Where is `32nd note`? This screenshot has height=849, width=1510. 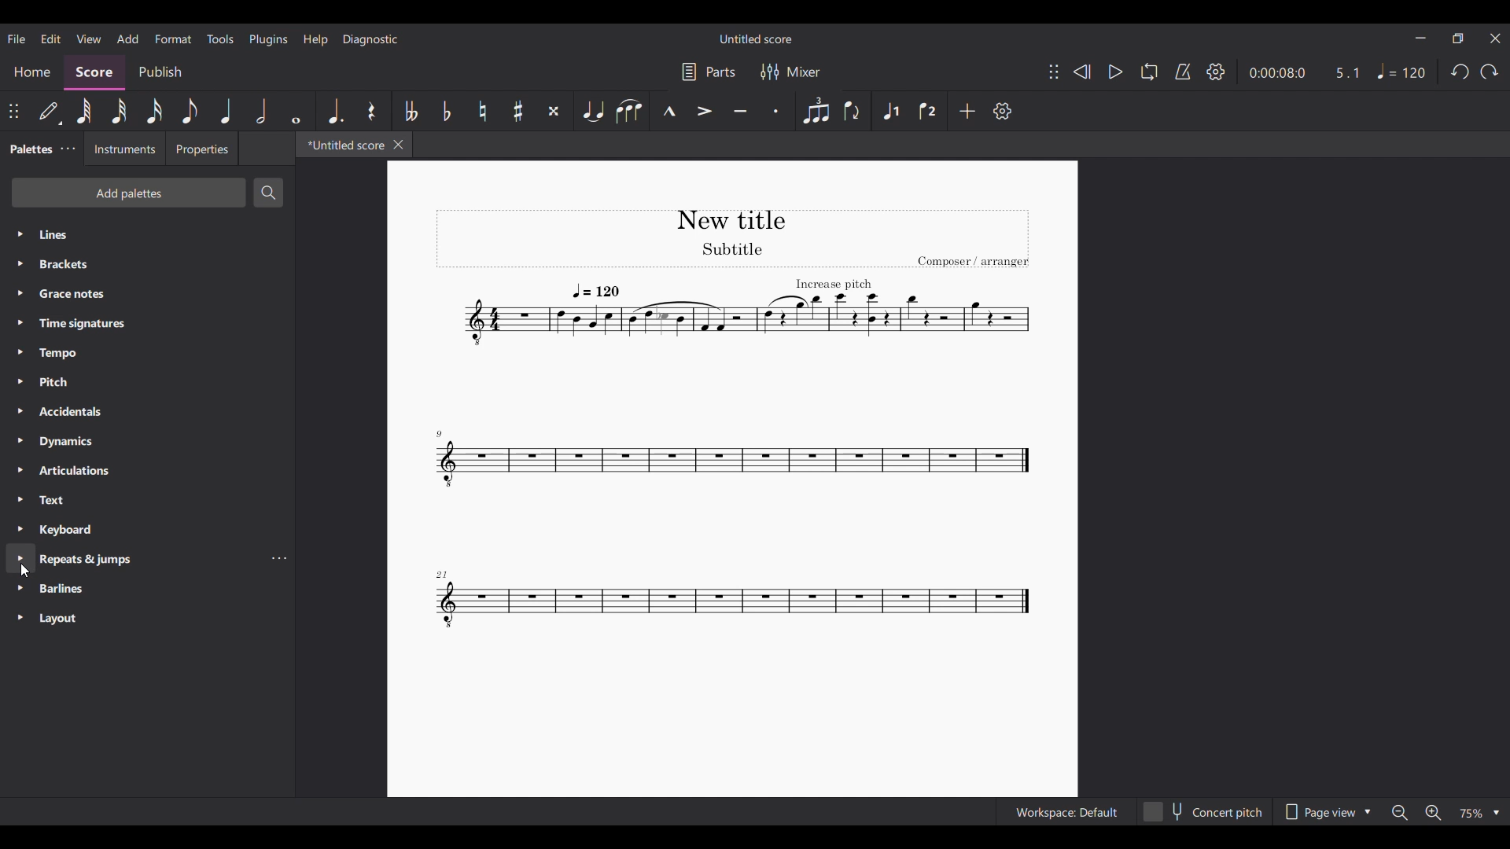
32nd note is located at coordinates (120, 111).